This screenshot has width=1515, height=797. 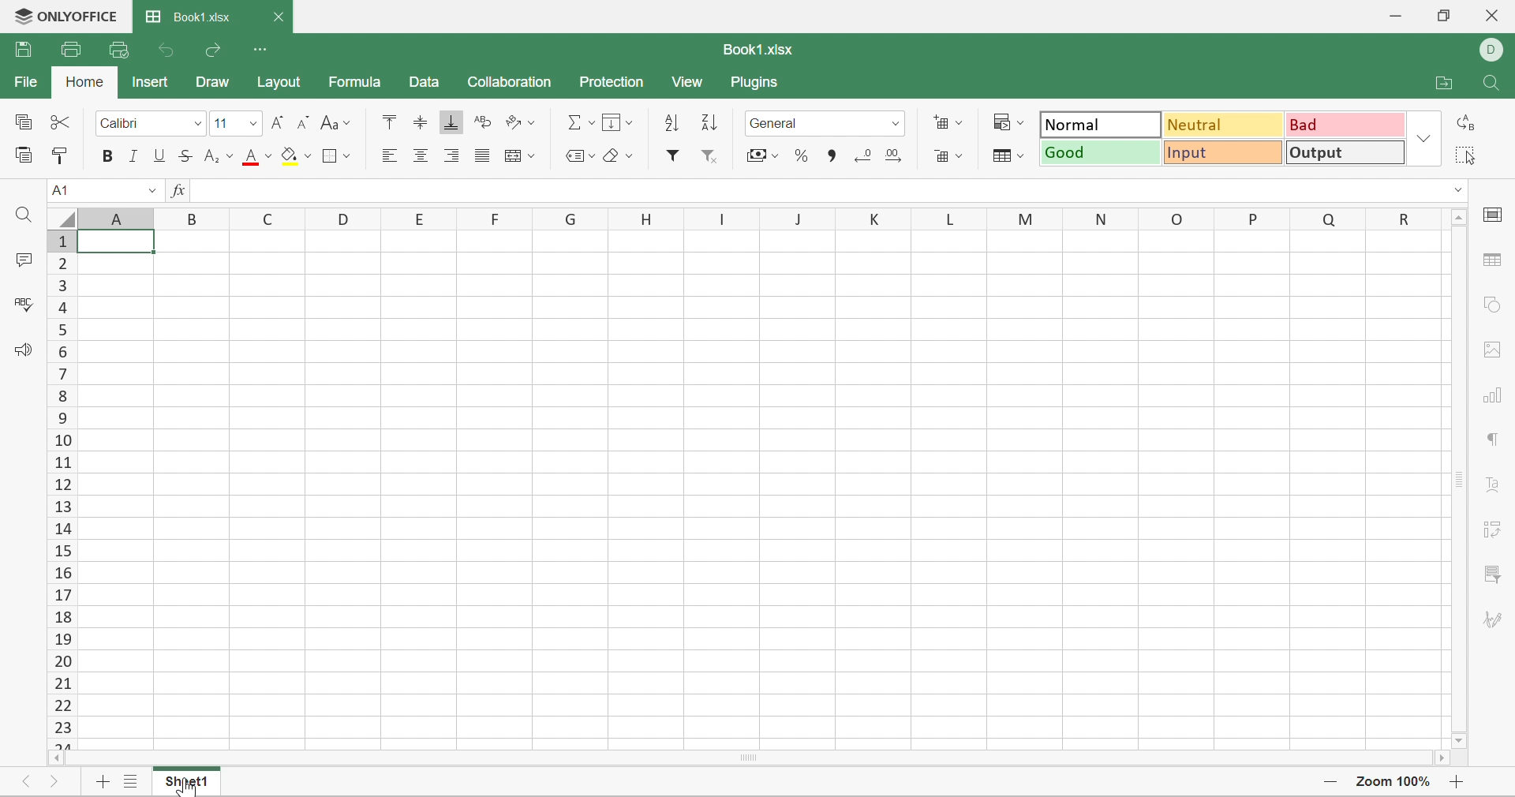 What do you see at coordinates (27, 83) in the screenshot?
I see `File` at bounding box center [27, 83].